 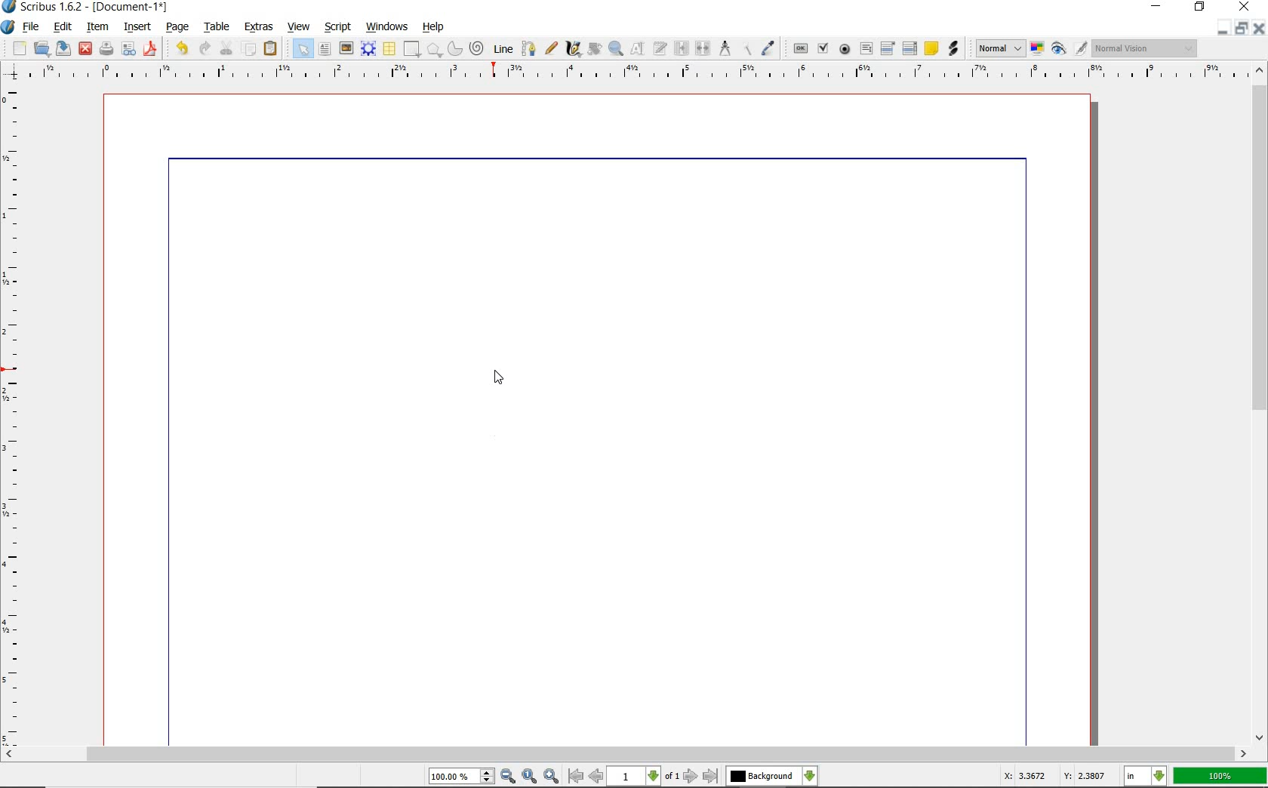 What do you see at coordinates (645, 777) in the screenshot?
I see `1 of 1` at bounding box center [645, 777].